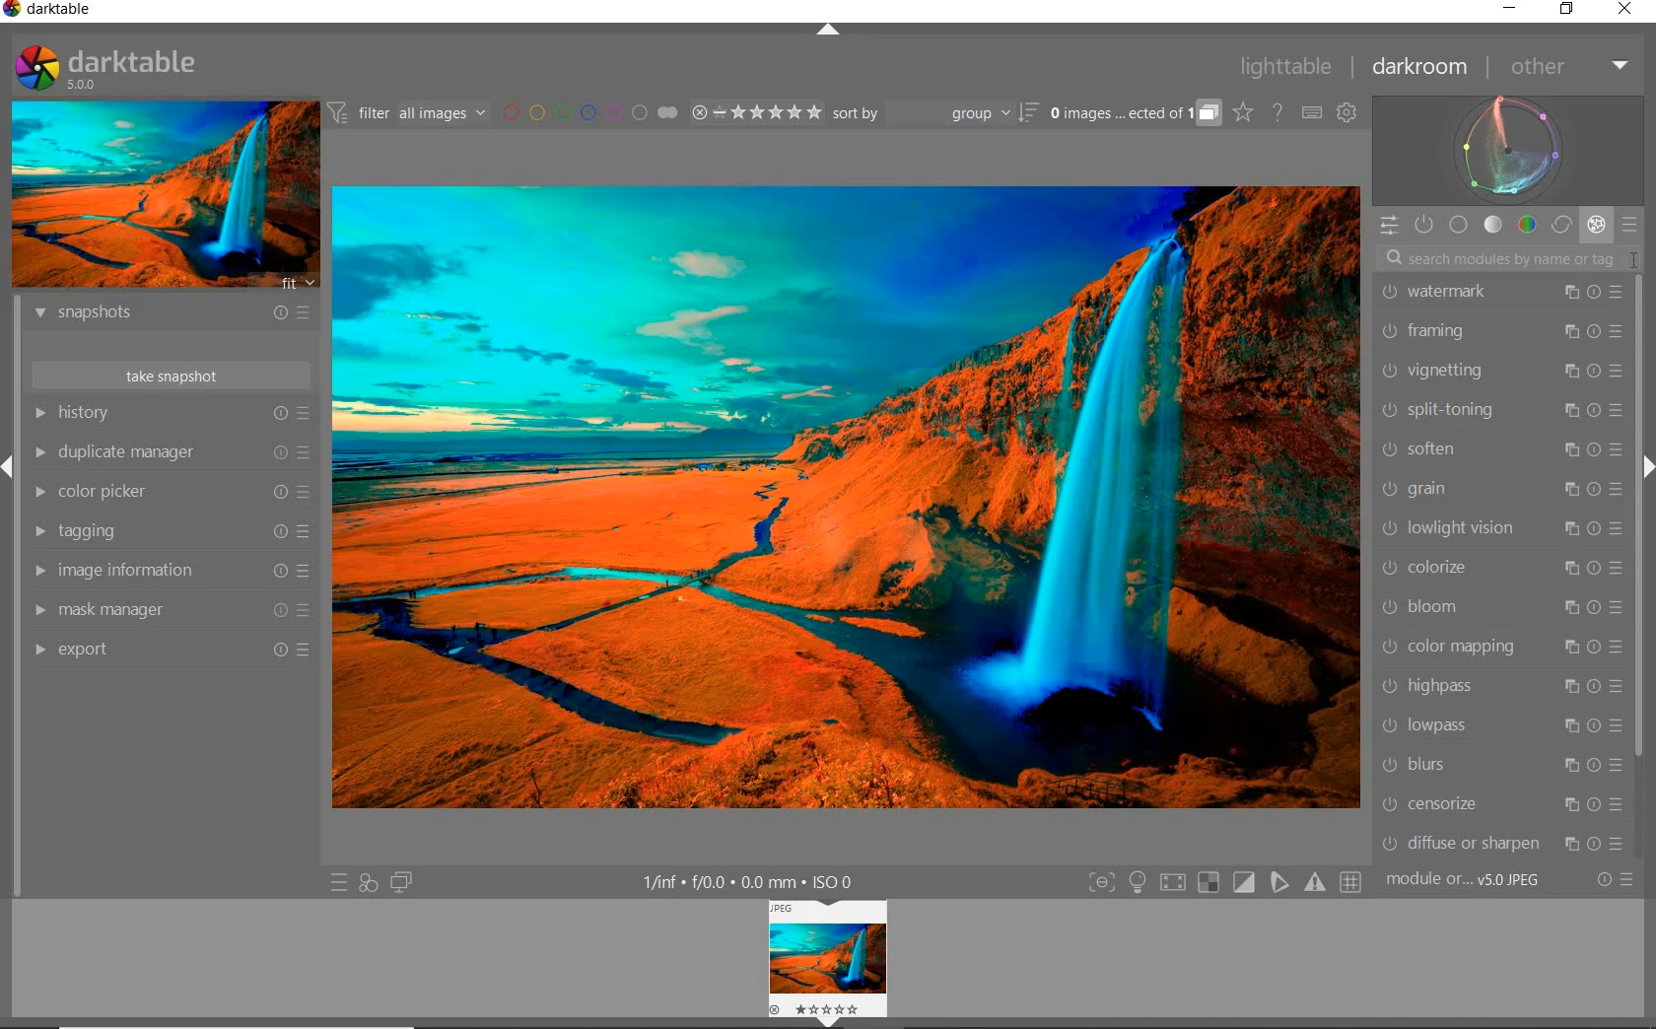 The width and height of the screenshot is (1656, 1029). Describe the element at coordinates (1565, 66) in the screenshot. I see `other` at that location.